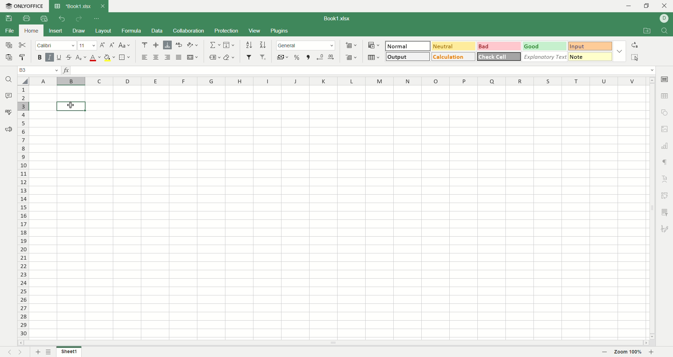 This screenshot has width=673, height=357. What do you see at coordinates (230, 44) in the screenshot?
I see `fill` at bounding box center [230, 44].